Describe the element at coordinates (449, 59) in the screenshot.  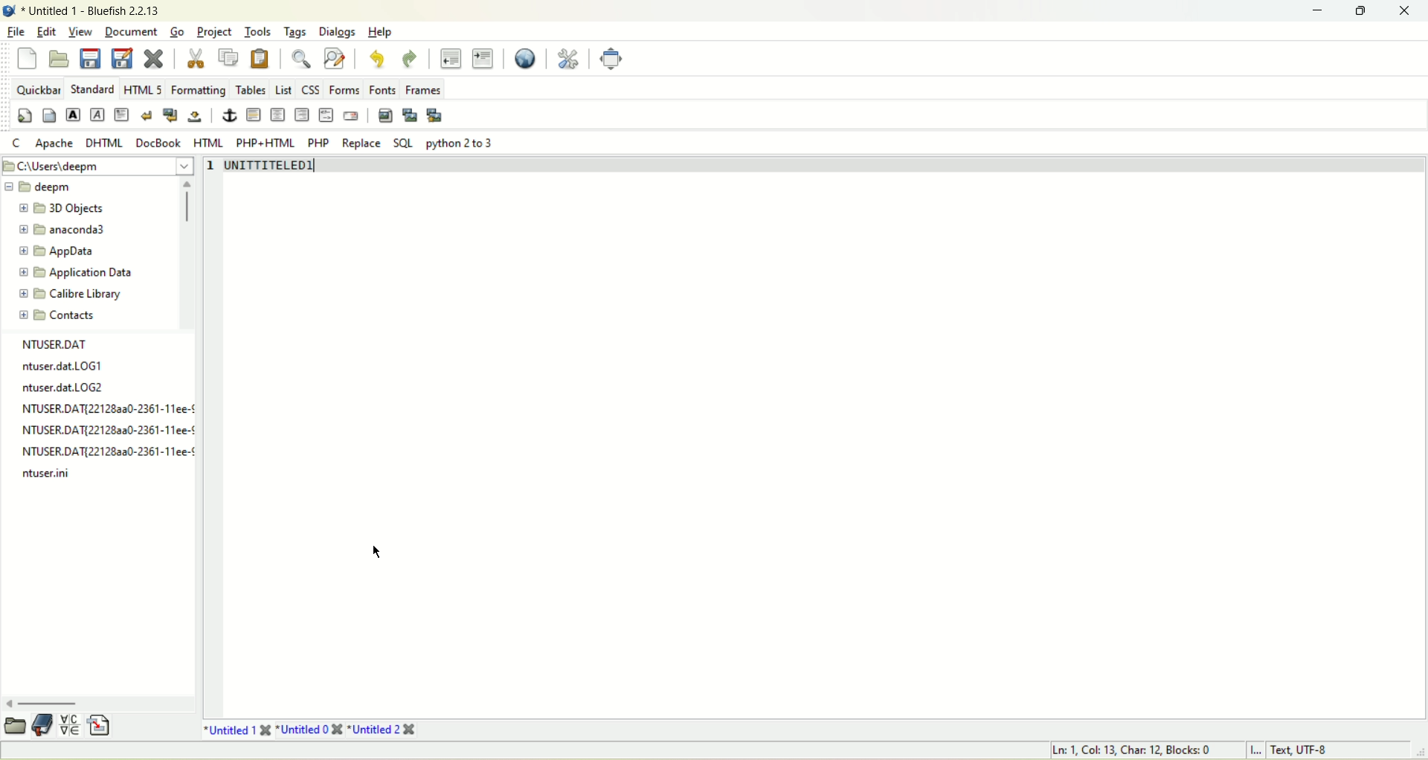
I see `unindent` at that location.